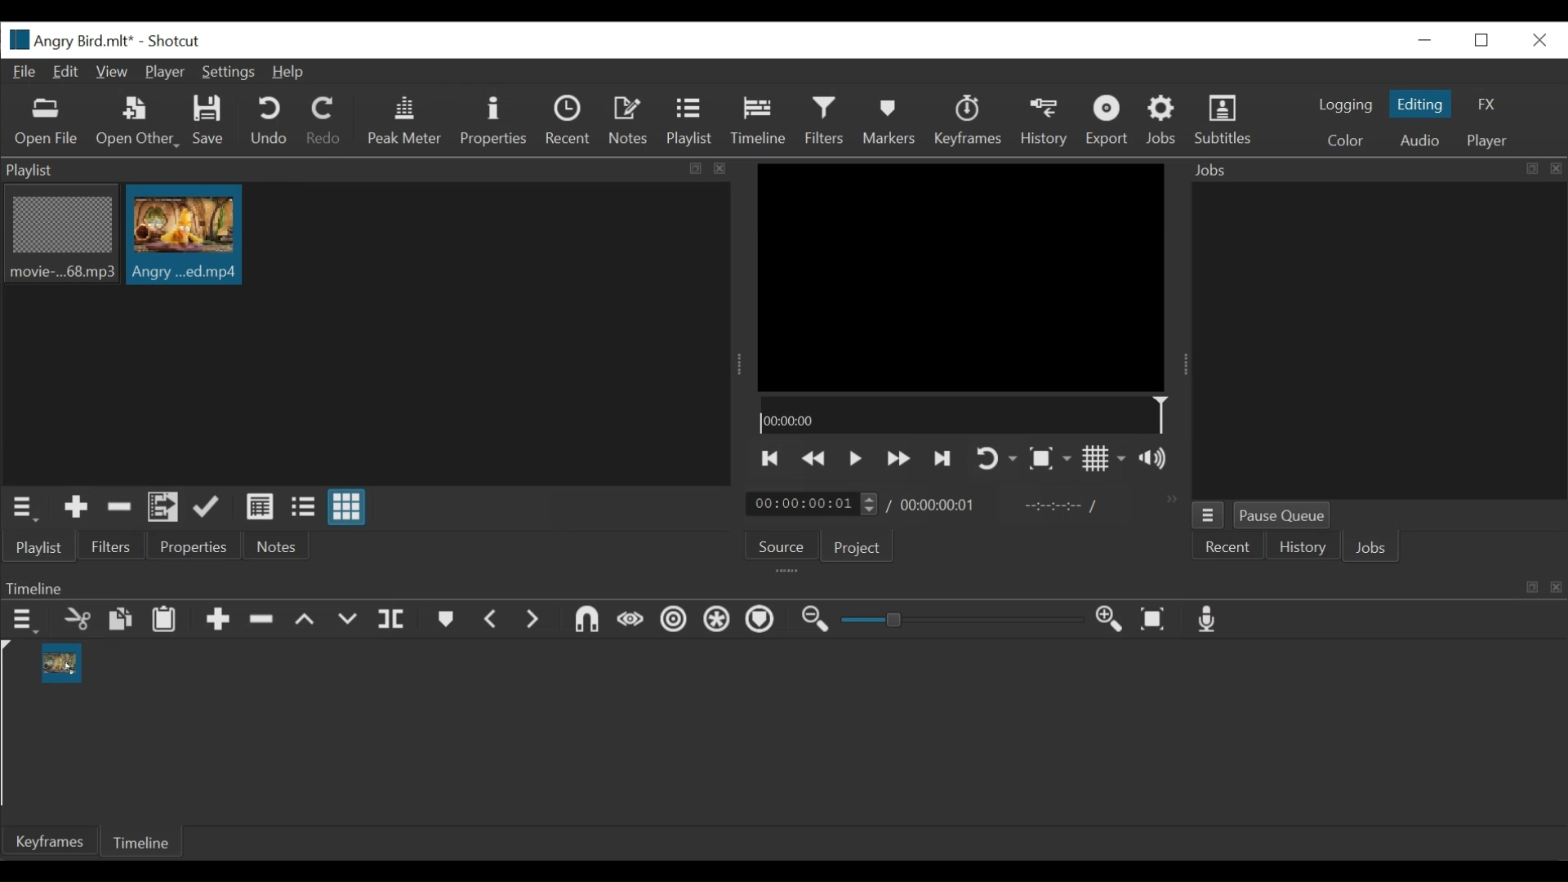 The width and height of the screenshot is (1568, 882). What do you see at coordinates (164, 620) in the screenshot?
I see `Paste` at bounding box center [164, 620].